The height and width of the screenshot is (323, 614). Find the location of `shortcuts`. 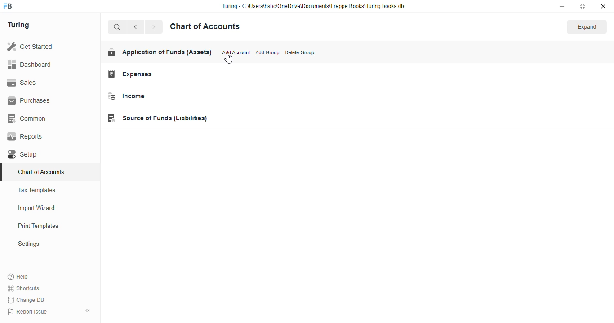

shortcuts is located at coordinates (24, 288).